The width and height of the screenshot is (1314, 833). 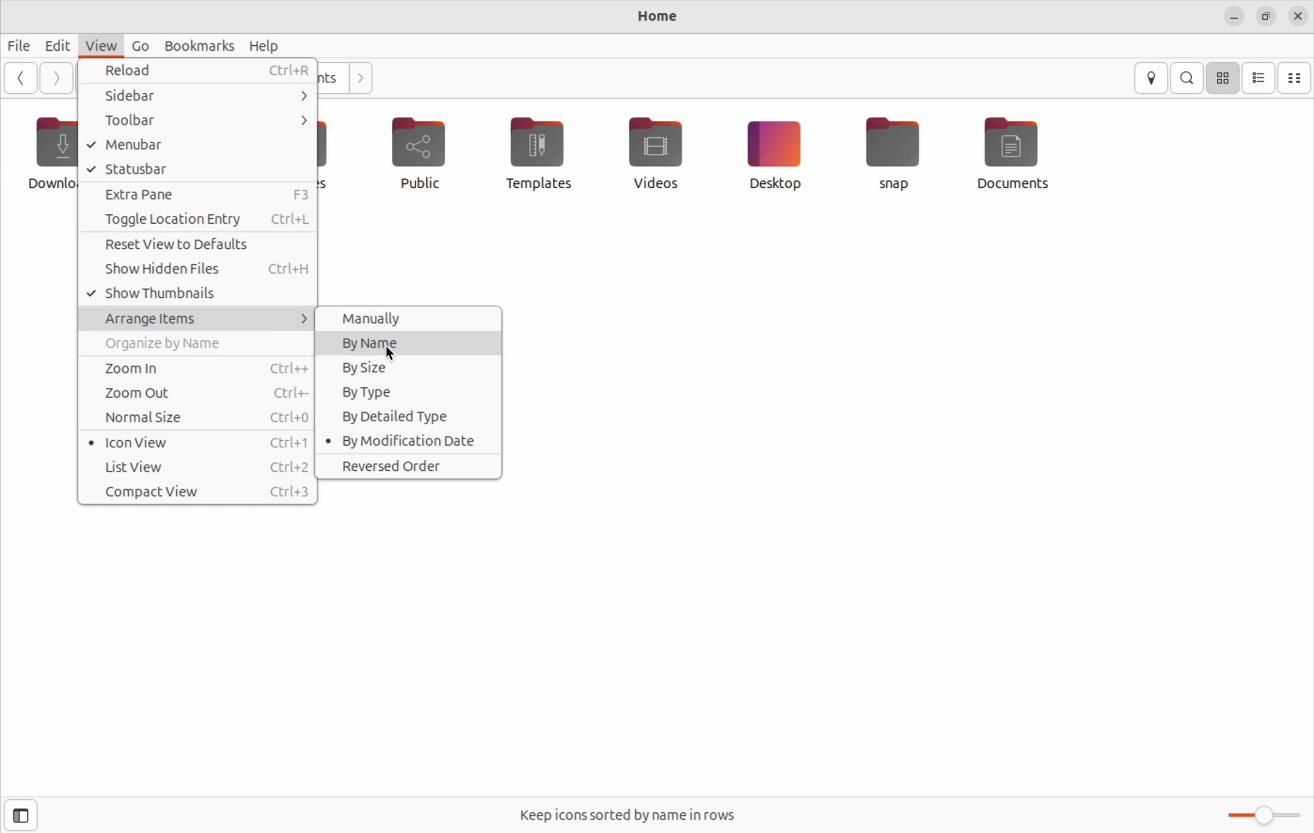 What do you see at coordinates (1024, 153) in the screenshot?
I see `Documents file` at bounding box center [1024, 153].